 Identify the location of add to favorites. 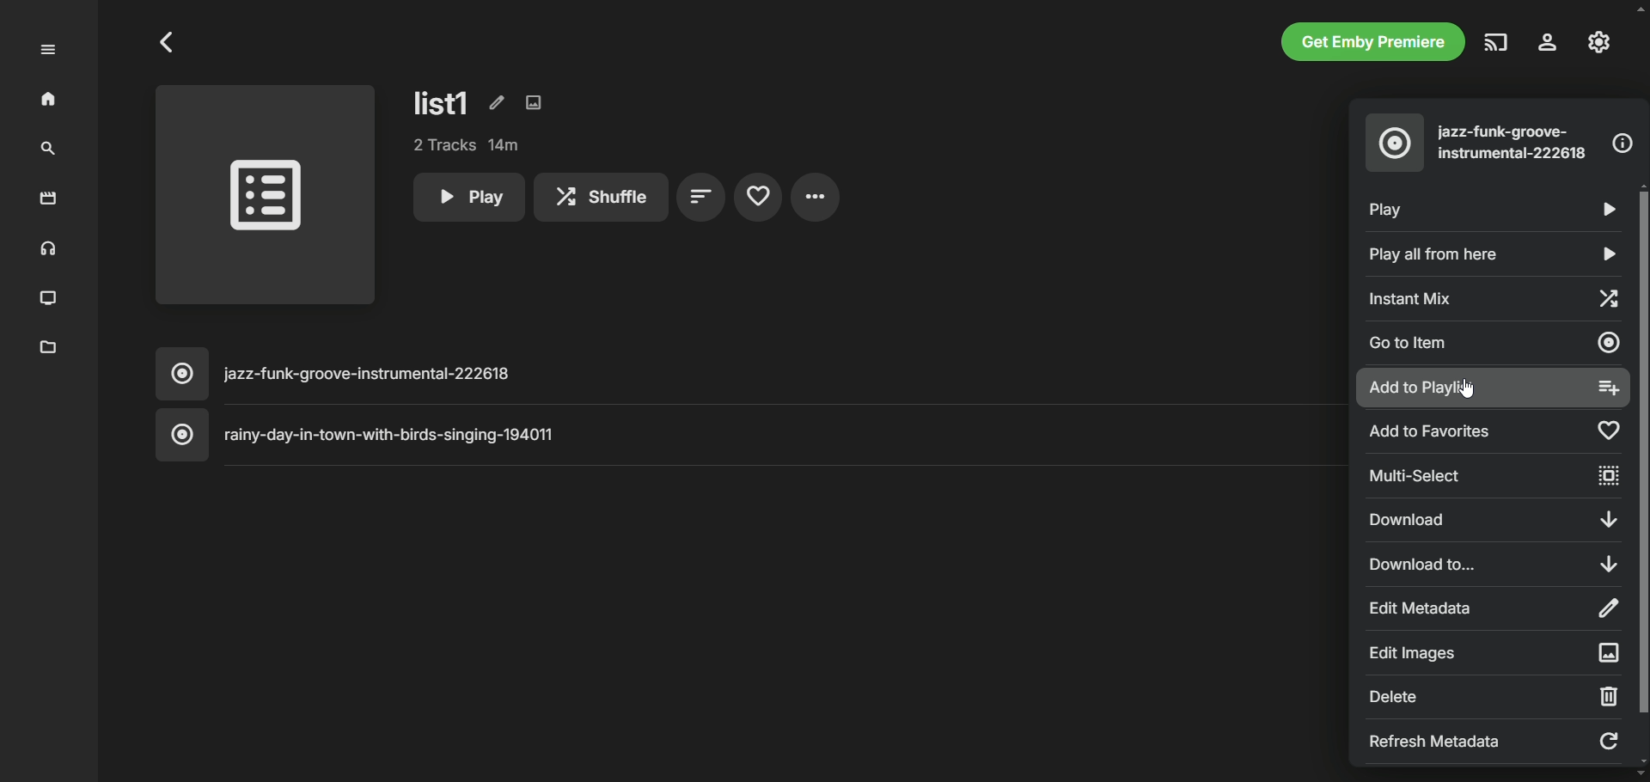
(1494, 432).